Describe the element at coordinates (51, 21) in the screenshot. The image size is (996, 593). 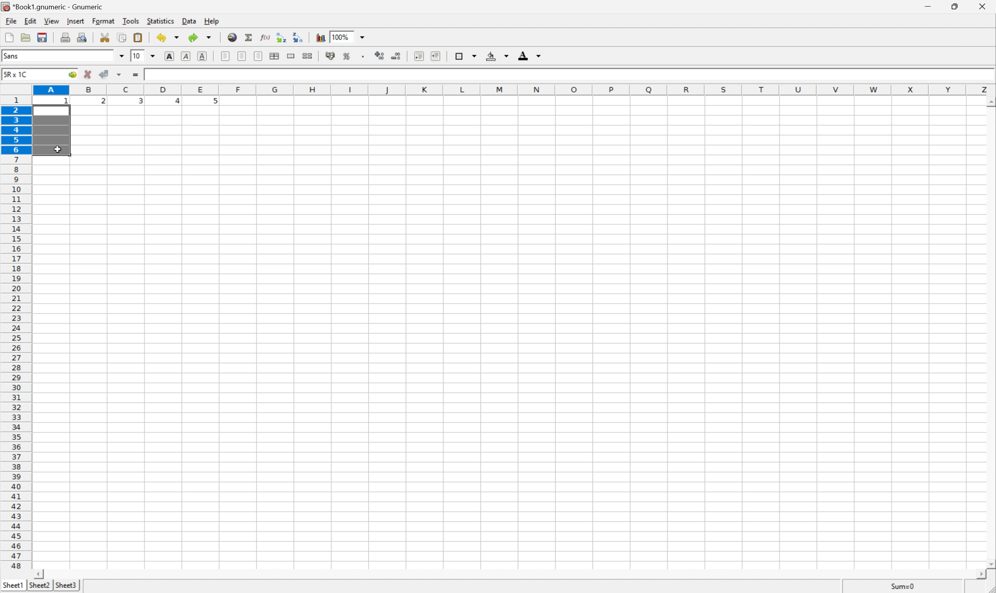
I see `view` at that location.